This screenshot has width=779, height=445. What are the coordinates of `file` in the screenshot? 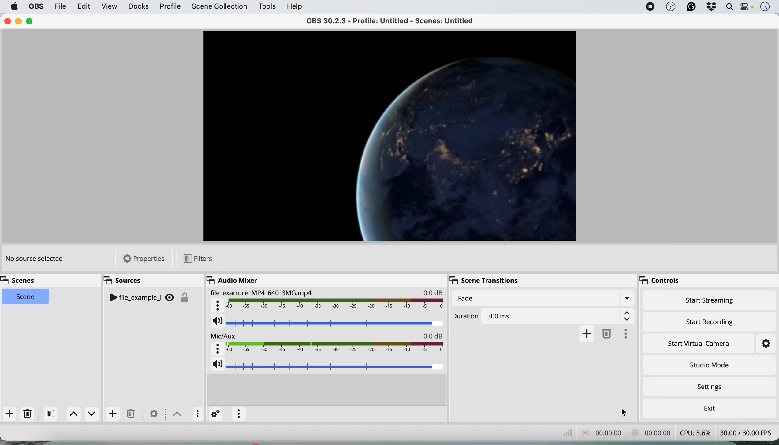 It's located at (60, 6).